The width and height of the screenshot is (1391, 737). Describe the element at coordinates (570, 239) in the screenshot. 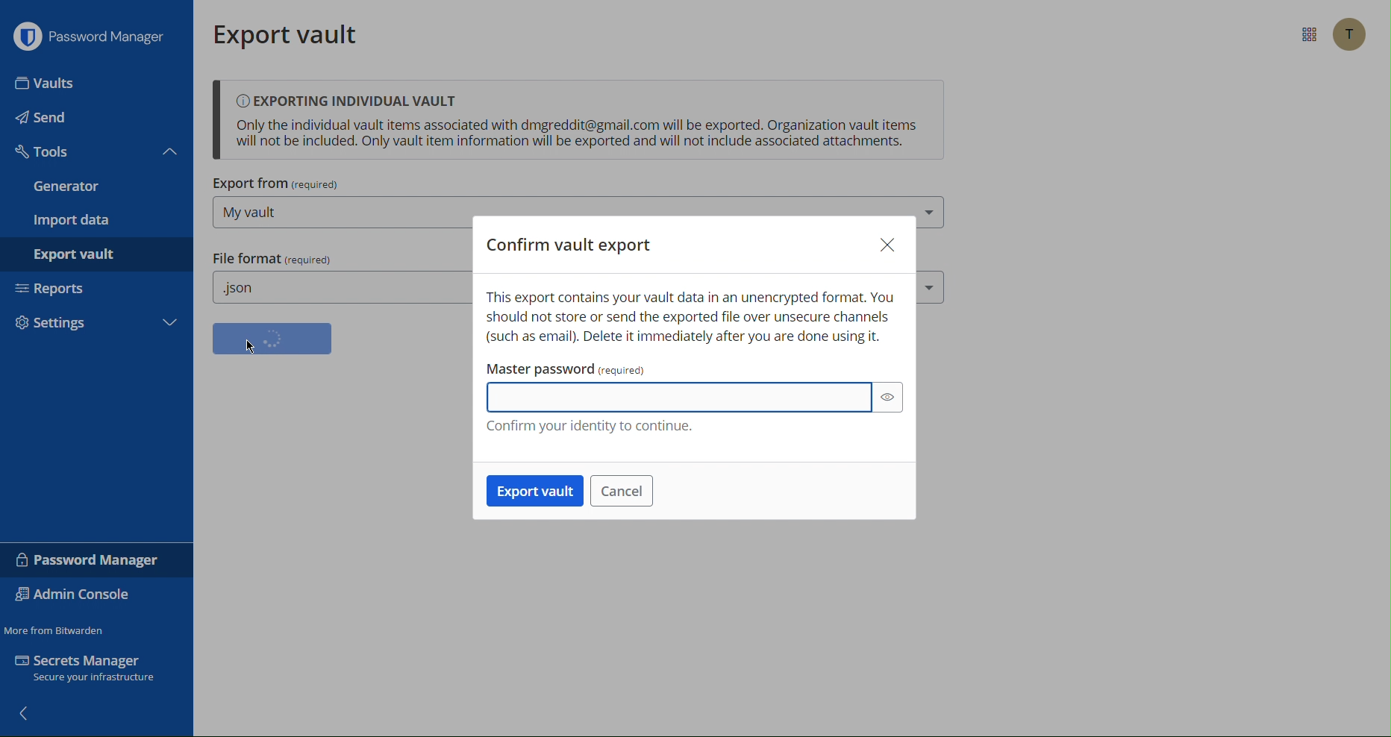

I see `Confirm vault export` at that location.